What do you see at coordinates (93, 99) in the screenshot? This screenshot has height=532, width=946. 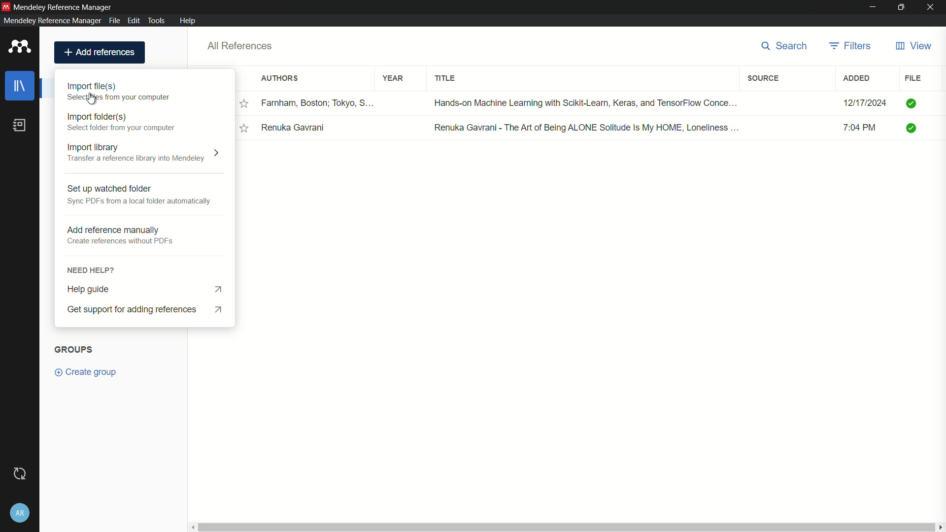 I see `cursor` at bounding box center [93, 99].